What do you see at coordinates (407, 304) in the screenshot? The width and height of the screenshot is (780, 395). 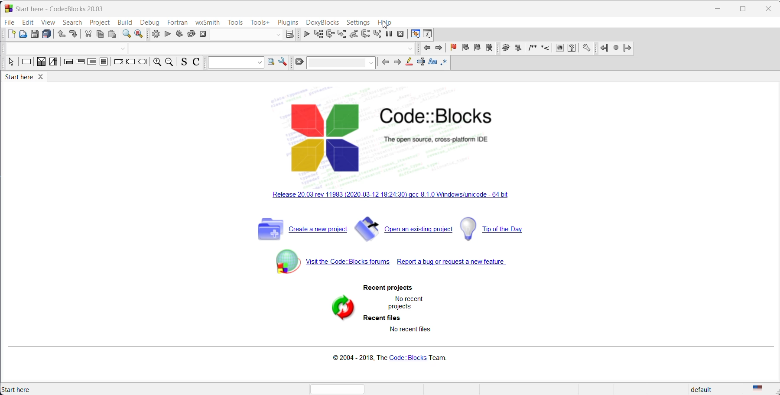 I see `no recent project` at bounding box center [407, 304].